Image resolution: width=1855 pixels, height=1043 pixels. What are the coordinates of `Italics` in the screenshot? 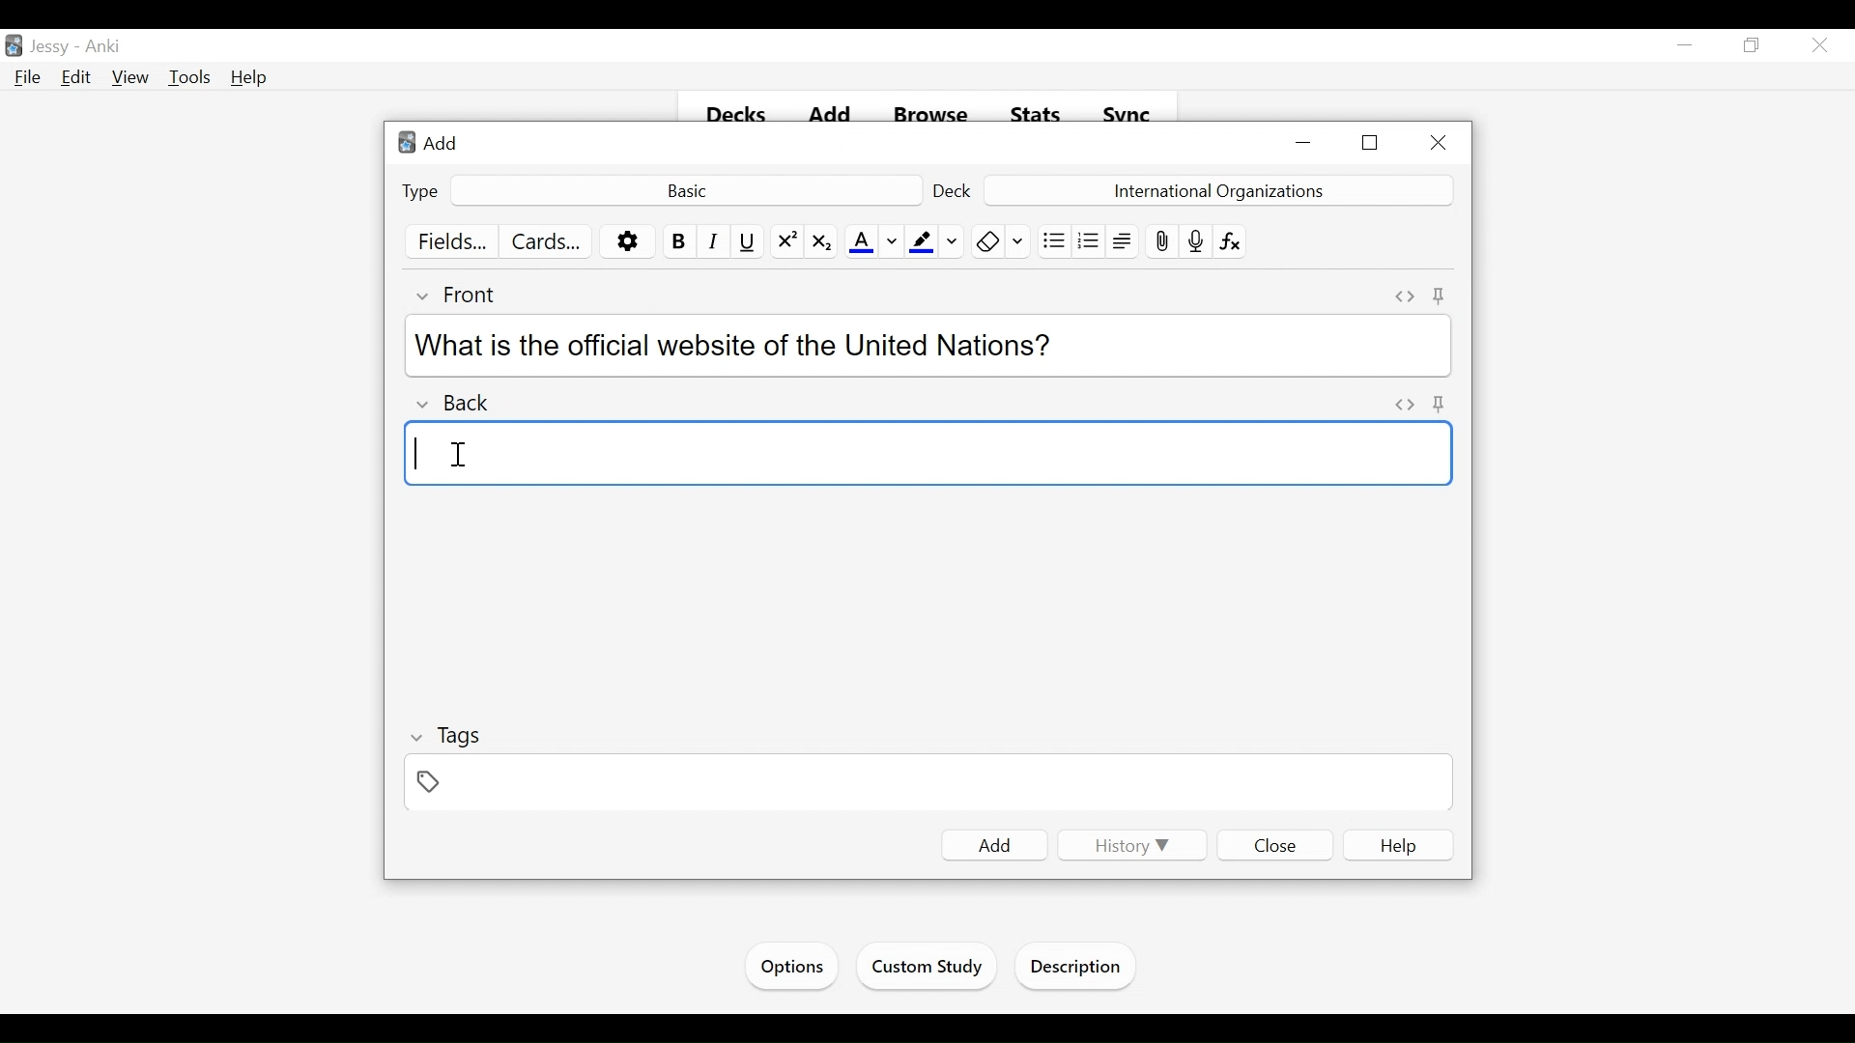 It's located at (714, 241).